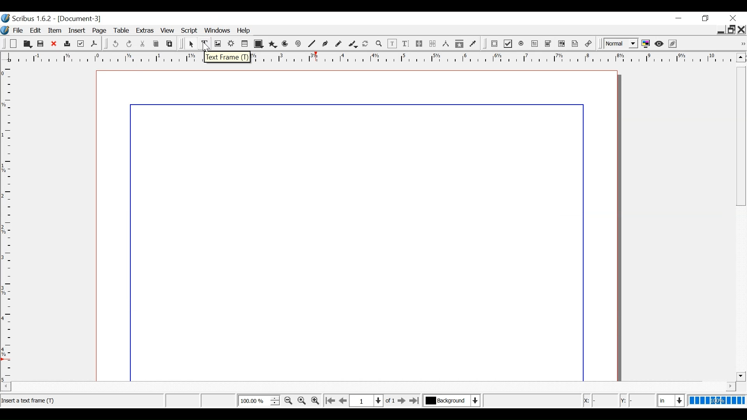 This screenshot has width=747, height=420. What do you see at coordinates (5, 30) in the screenshot?
I see `Logo` at bounding box center [5, 30].